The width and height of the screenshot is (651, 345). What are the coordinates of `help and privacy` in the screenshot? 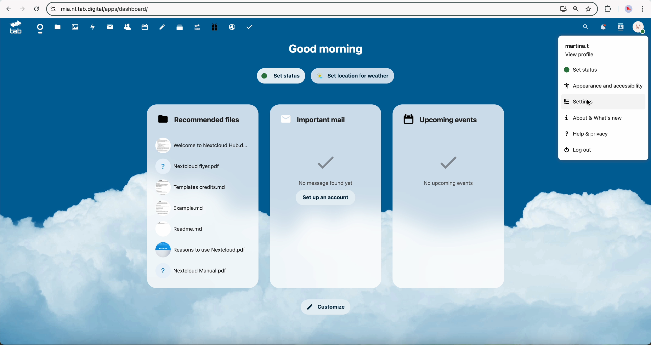 It's located at (588, 134).